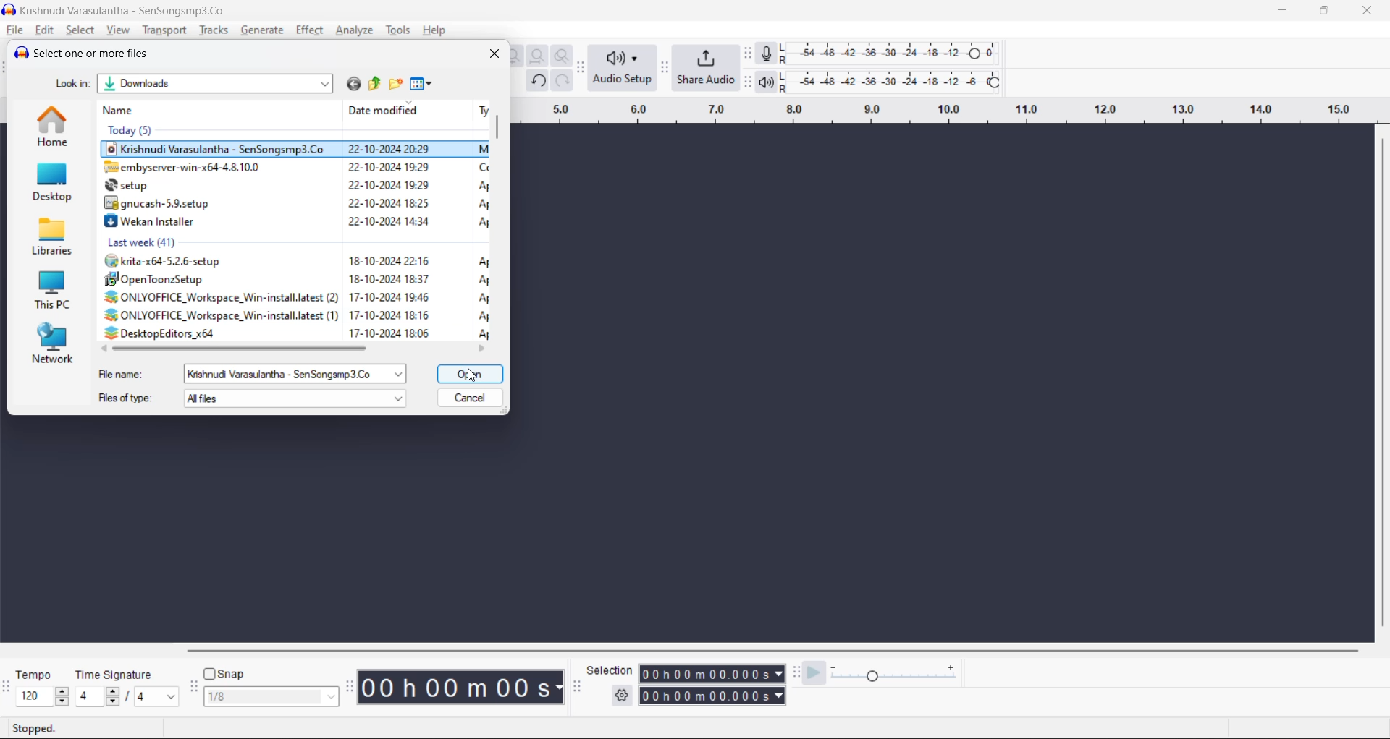  I want to click on Select one or more files, so click(88, 52).